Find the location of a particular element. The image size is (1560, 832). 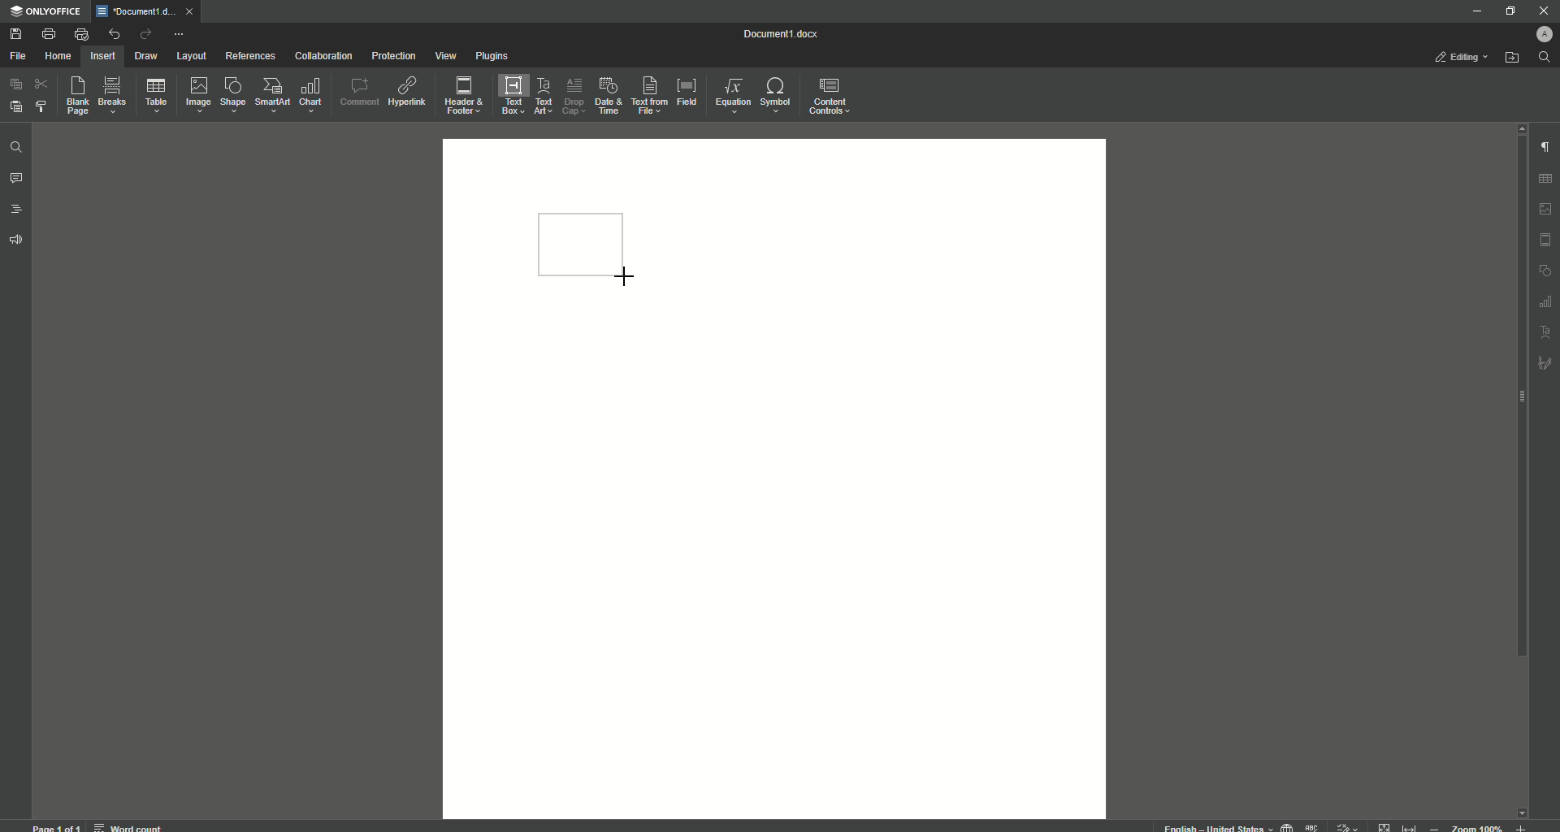

track changes is located at coordinates (1348, 825).